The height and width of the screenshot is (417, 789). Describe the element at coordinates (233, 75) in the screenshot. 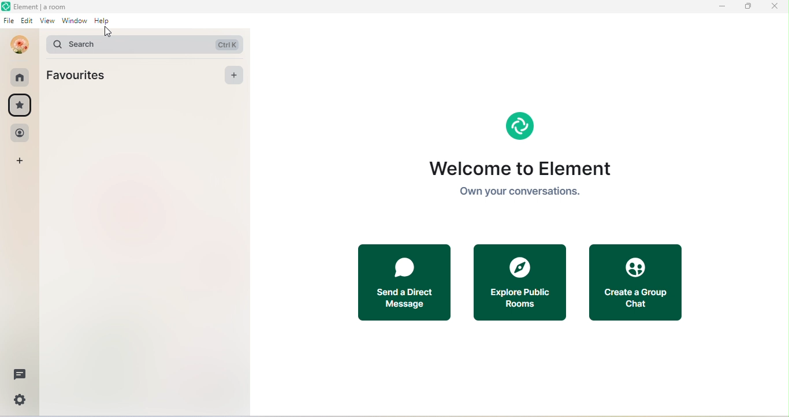

I see `add` at that location.